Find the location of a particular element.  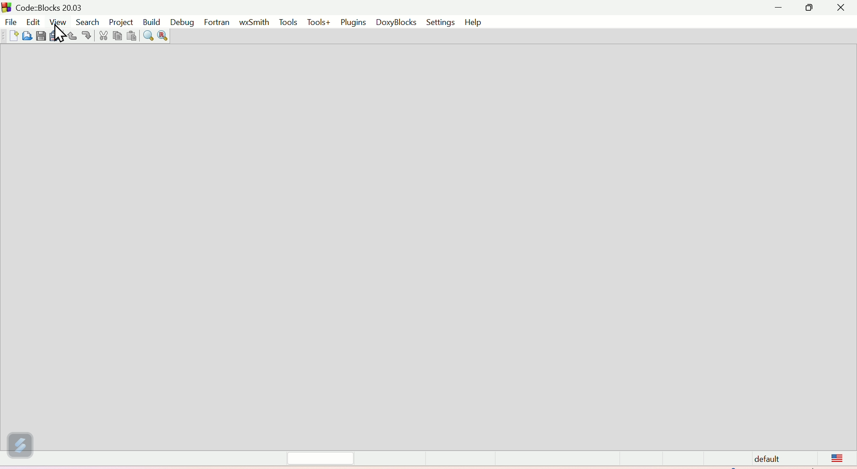

Doxyblocks is located at coordinates (396, 23).